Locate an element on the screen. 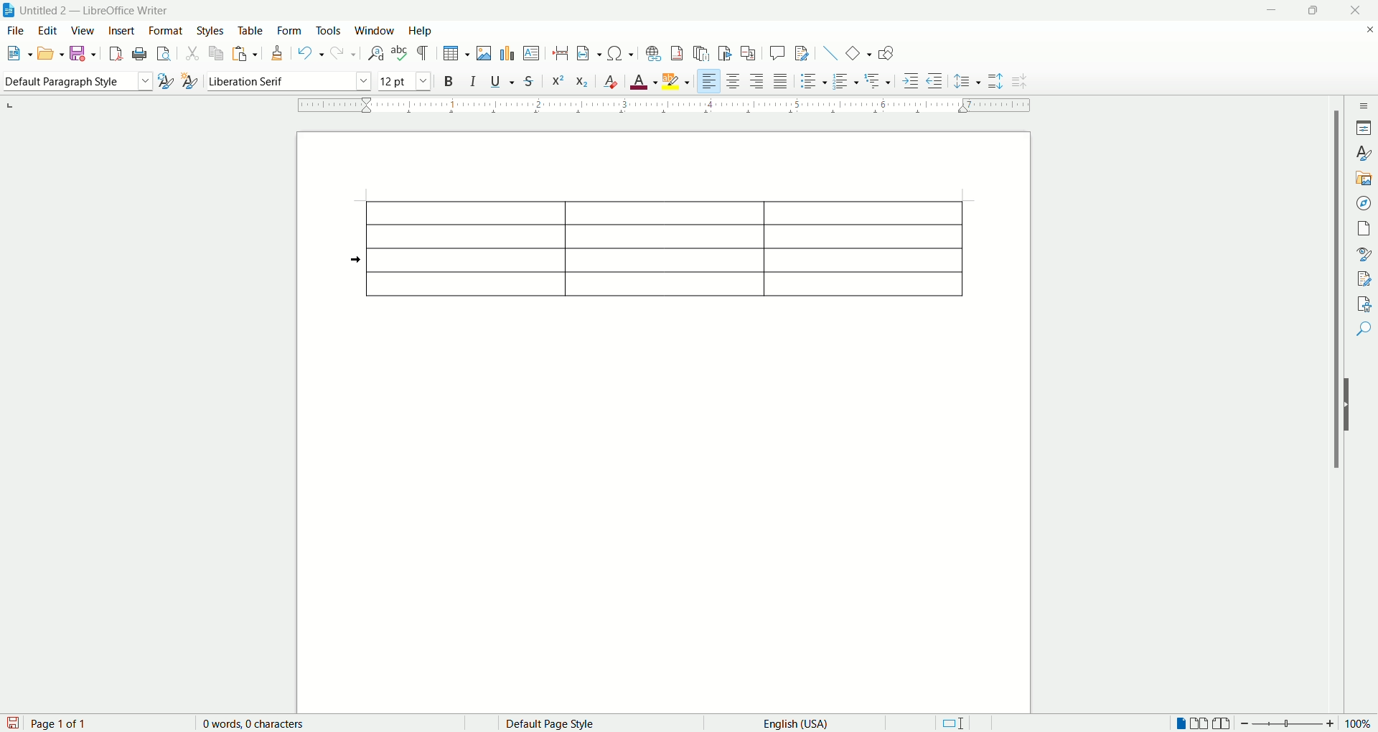  spelling is located at coordinates (398, 55).